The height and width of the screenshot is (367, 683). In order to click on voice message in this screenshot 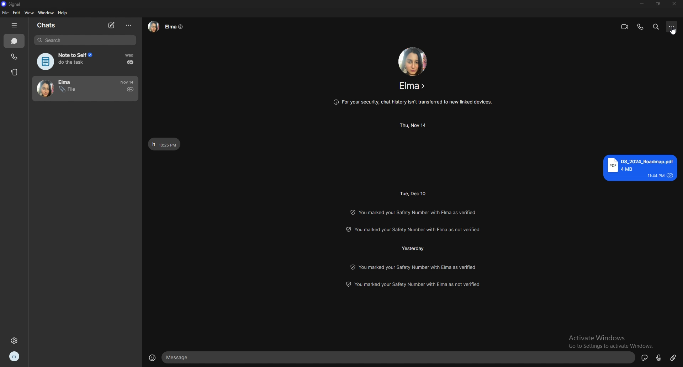, I will do `click(658, 357)`.